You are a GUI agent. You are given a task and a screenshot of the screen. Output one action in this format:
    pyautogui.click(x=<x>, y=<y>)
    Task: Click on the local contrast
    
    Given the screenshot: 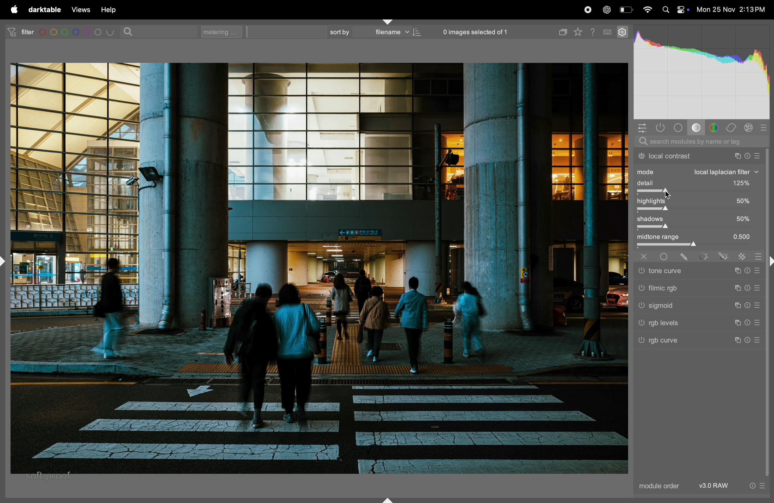 What is the action you would take?
    pyautogui.click(x=697, y=156)
    